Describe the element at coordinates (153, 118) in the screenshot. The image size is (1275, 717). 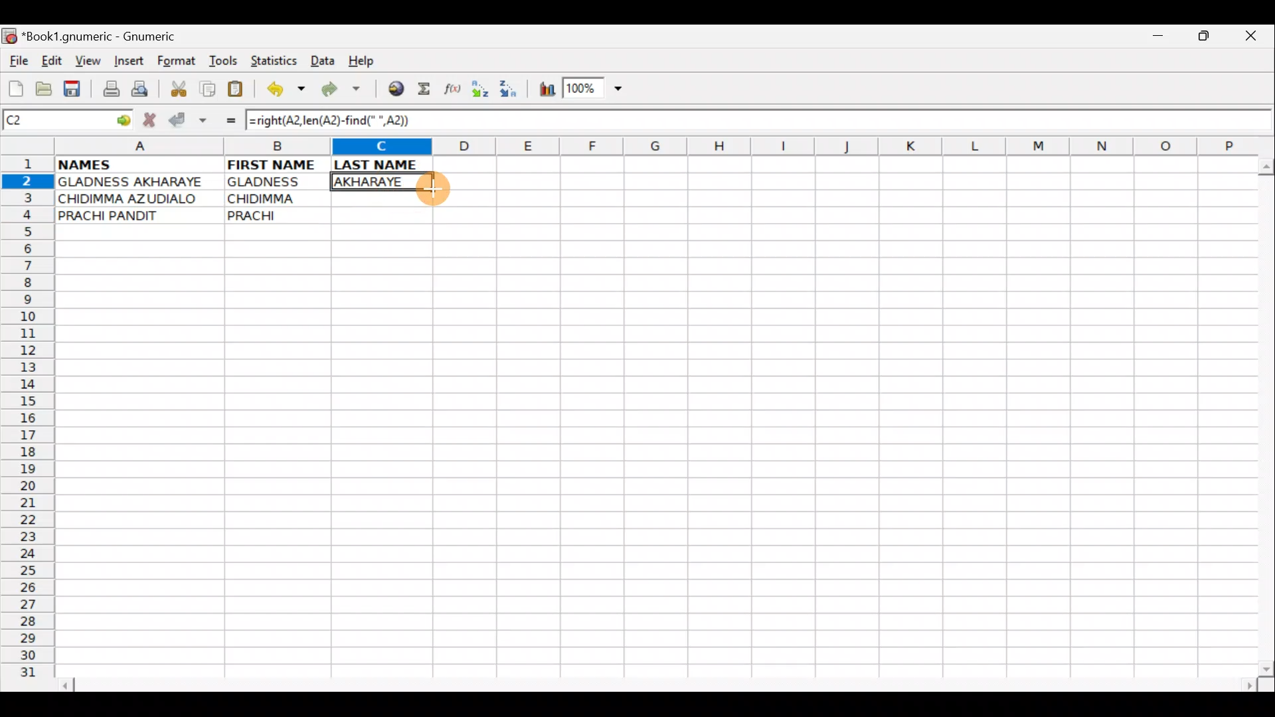
I see `Cancel change` at that location.